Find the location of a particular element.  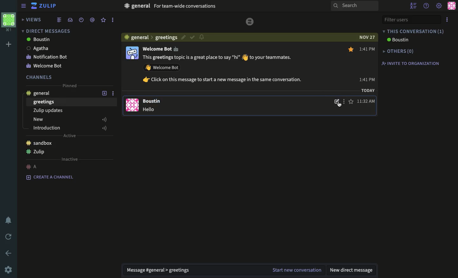

start new conversation is located at coordinates (297, 269).